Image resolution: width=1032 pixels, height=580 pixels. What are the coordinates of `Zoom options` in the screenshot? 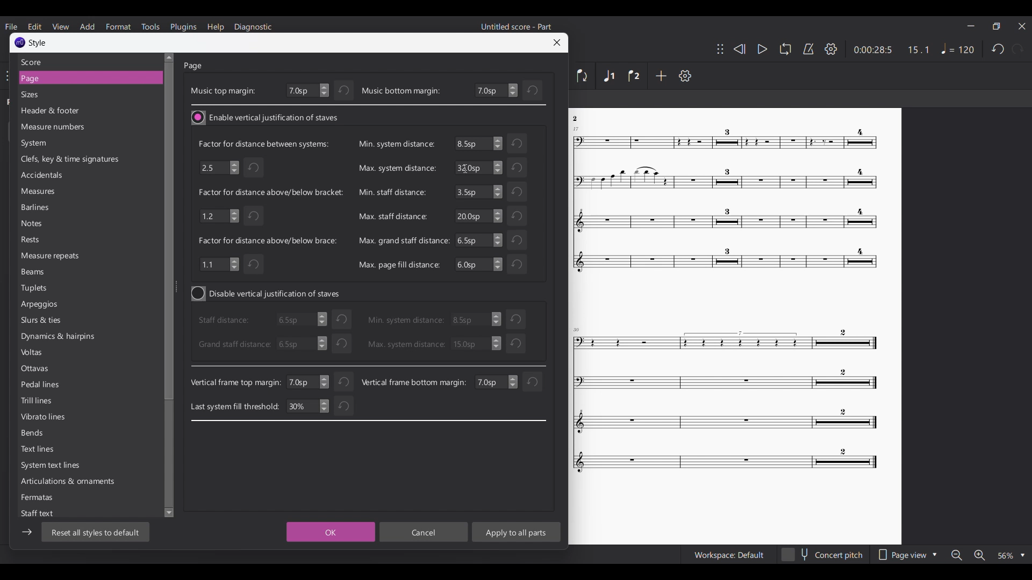 It's located at (1012, 555).